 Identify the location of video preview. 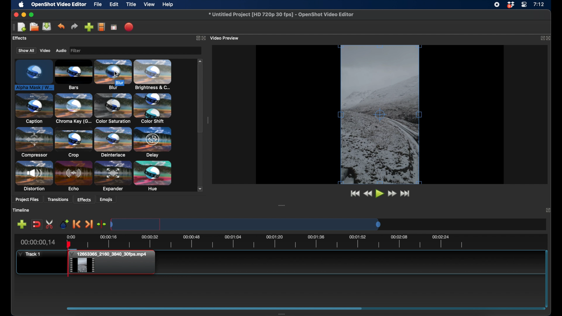
(226, 38).